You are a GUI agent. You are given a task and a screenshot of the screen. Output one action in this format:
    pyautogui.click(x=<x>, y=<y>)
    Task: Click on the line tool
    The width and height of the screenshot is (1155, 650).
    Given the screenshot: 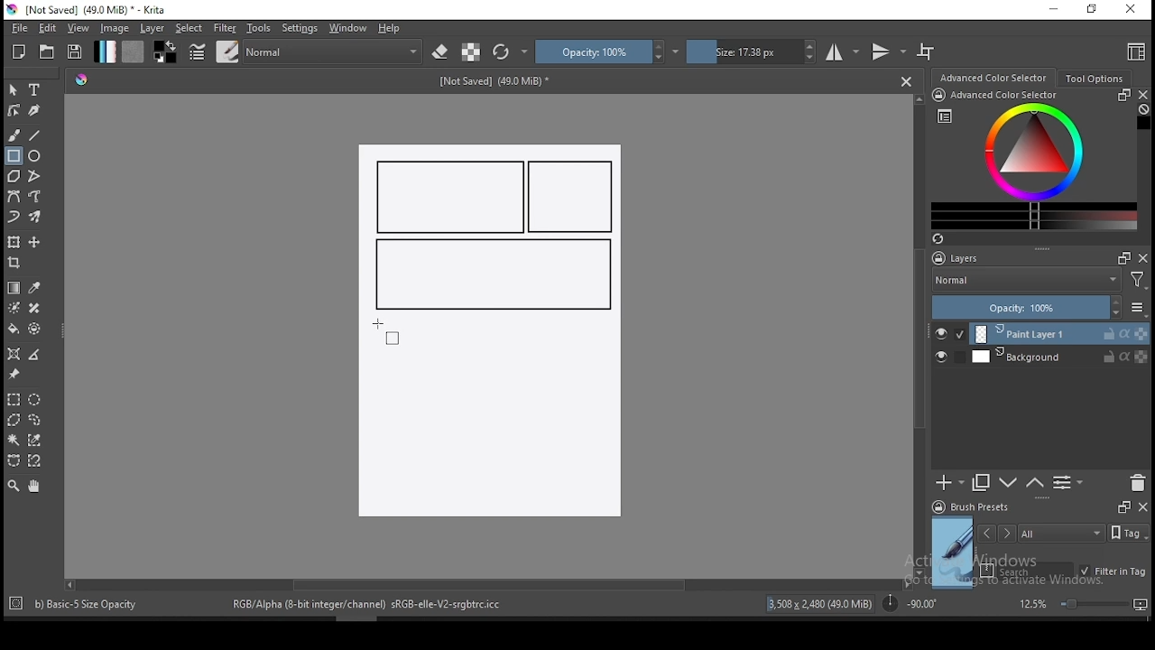 What is the action you would take?
    pyautogui.click(x=35, y=135)
    